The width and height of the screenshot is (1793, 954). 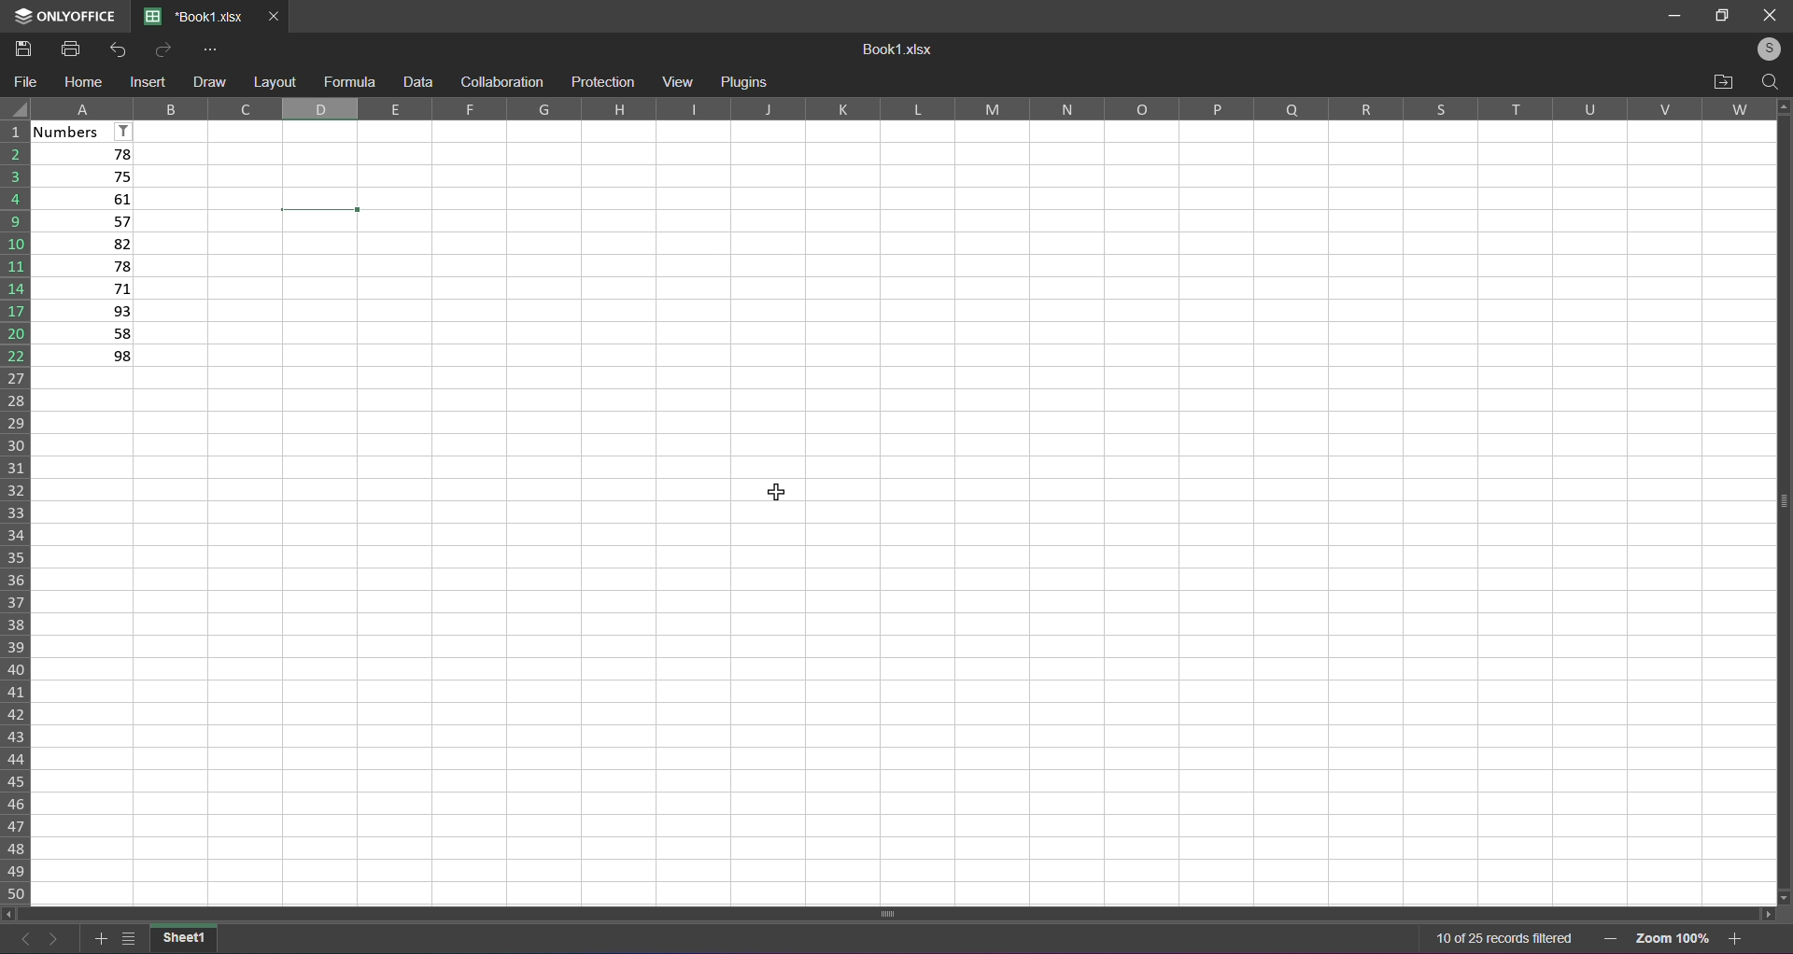 I want to click on Zoom 100%, so click(x=1673, y=936).